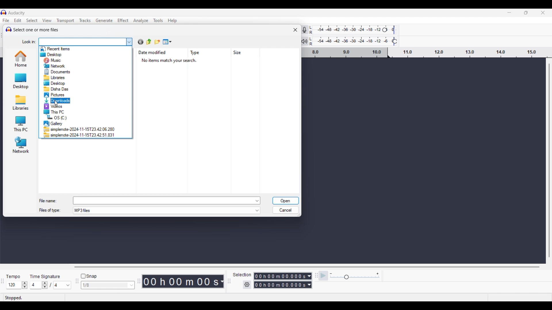  Describe the element at coordinates (331, 274) in the screenshot. I see `Min. playback speed` at that location.